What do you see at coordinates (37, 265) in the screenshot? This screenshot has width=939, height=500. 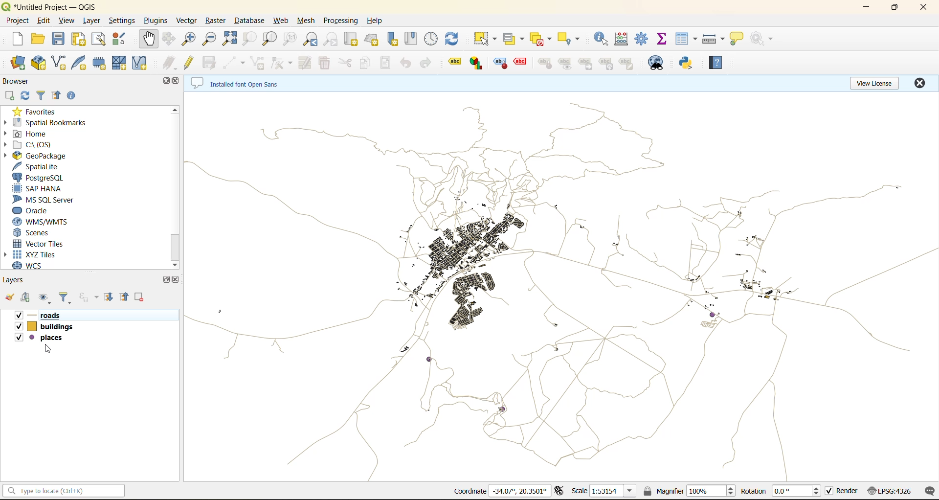 I see `wcs` at bounding box center [37, 265].